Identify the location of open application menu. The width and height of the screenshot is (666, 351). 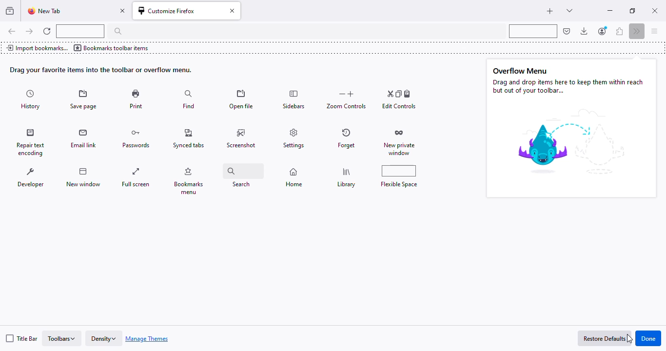
(655, 31).